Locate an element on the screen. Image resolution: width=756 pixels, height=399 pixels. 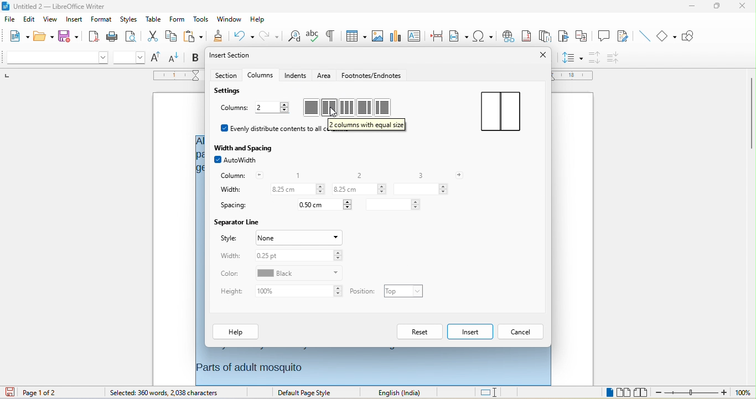
image is located at coordinates (378, 35).